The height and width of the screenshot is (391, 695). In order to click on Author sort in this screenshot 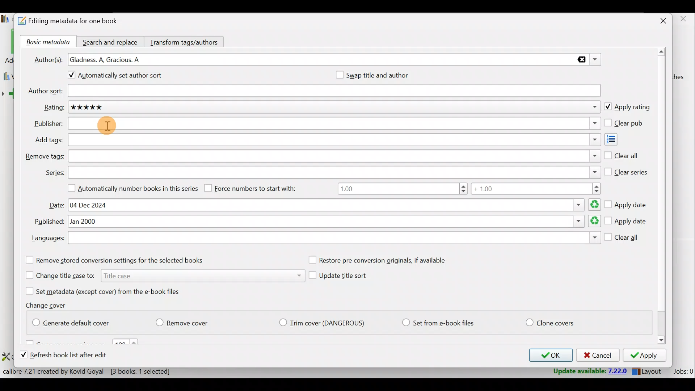, I will do `click(334, 91)`.